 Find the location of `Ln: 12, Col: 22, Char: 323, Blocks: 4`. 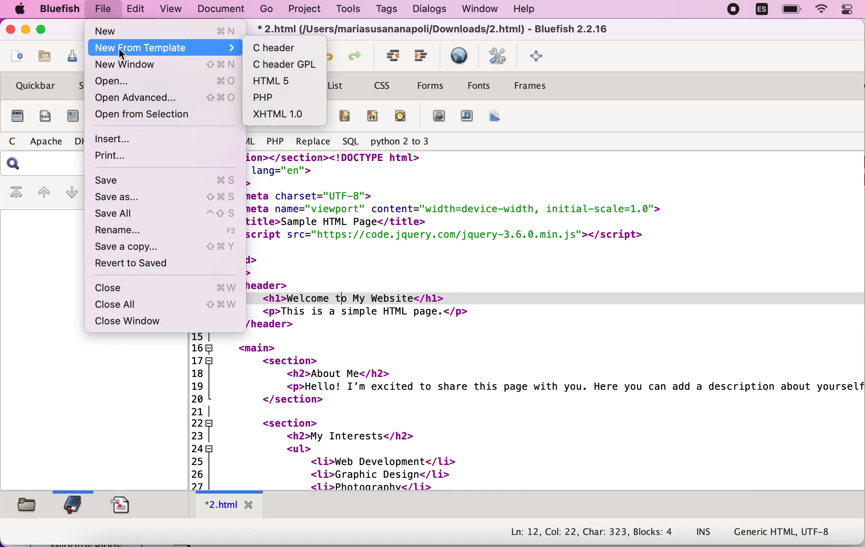

Ln: 12, Col: 22, Char: 323, Blocks: 4 is located at coordinates (590, 530).